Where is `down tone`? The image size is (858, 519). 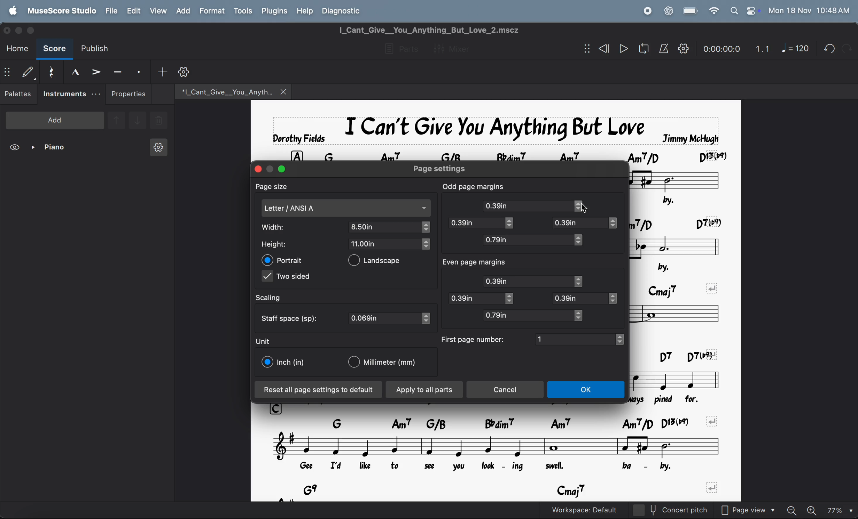
down tone is located at coordinates (138, 121).